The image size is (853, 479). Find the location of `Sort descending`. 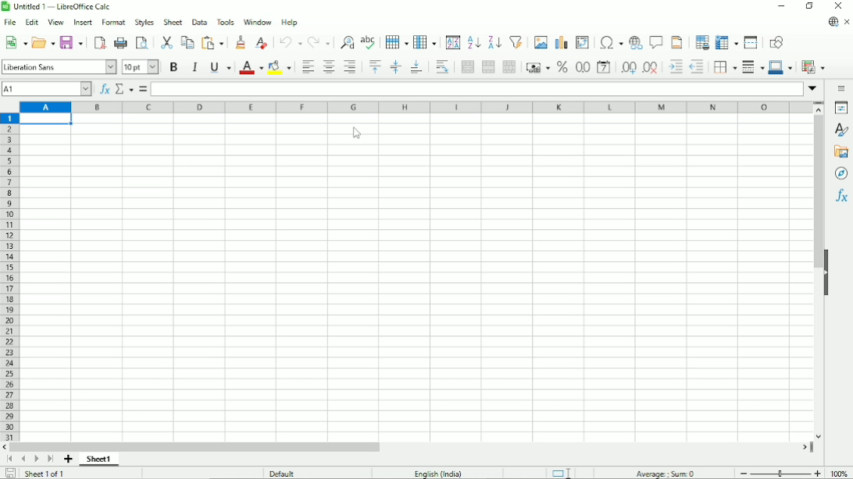

Sort descending is located at coordinates (493, 41).